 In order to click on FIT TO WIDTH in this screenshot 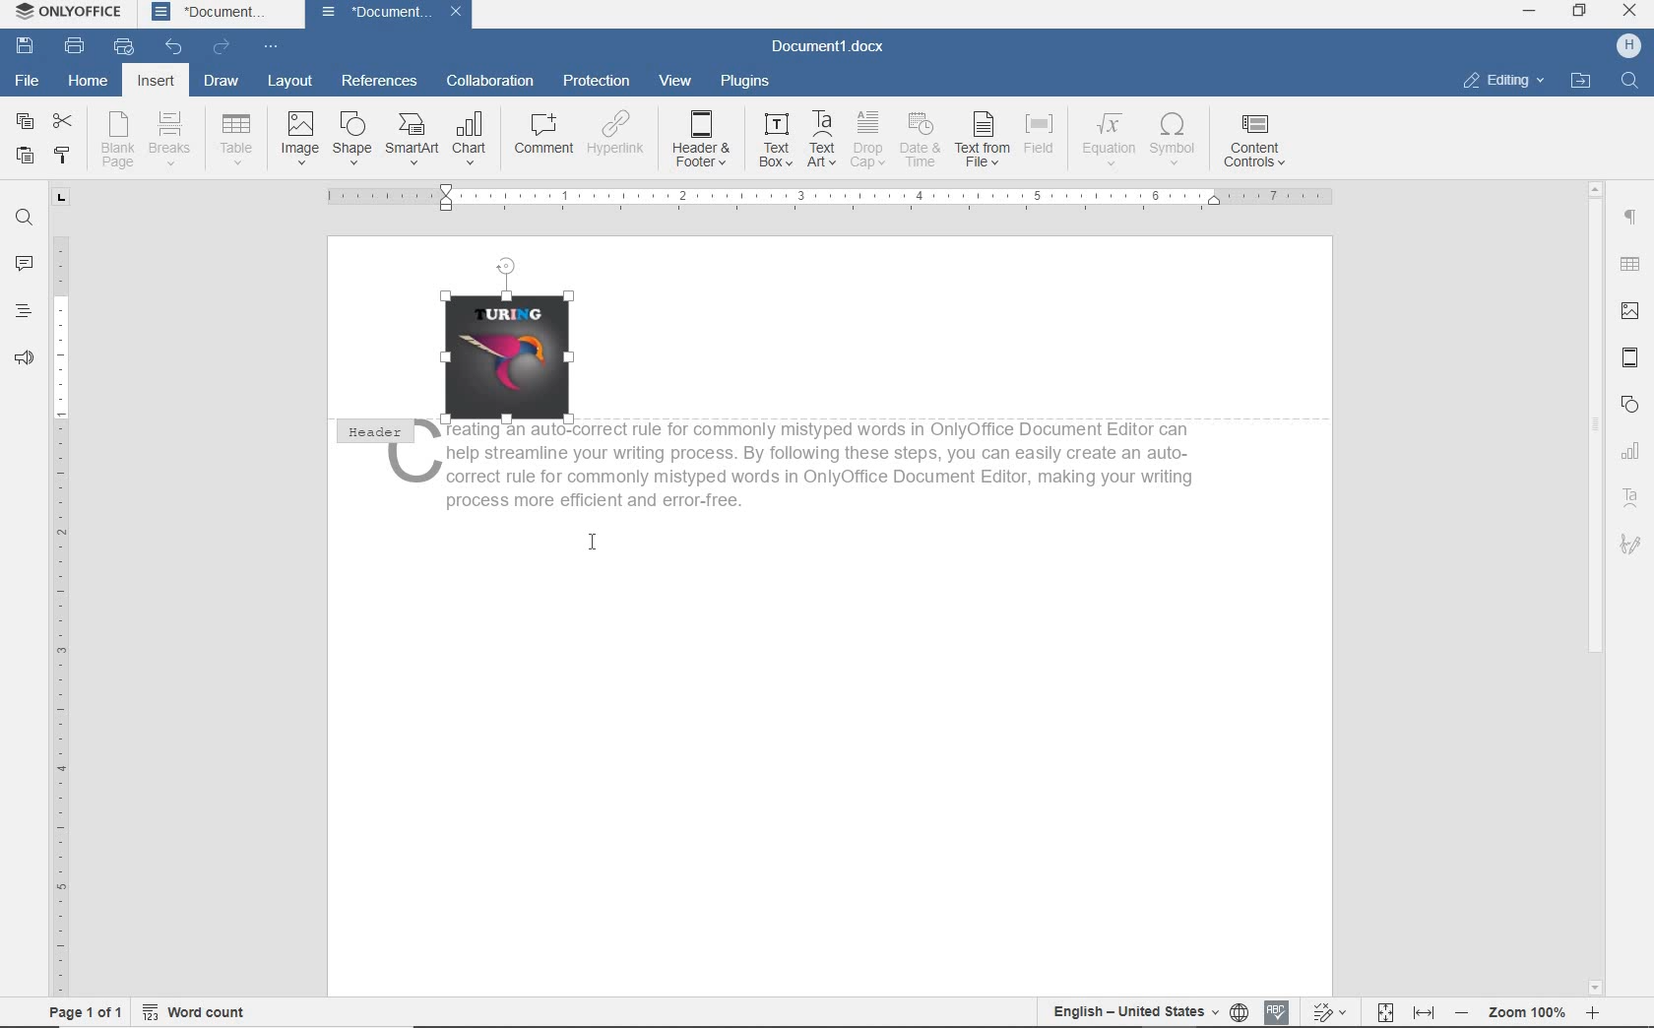, I will do `click(1423, 1012)`.